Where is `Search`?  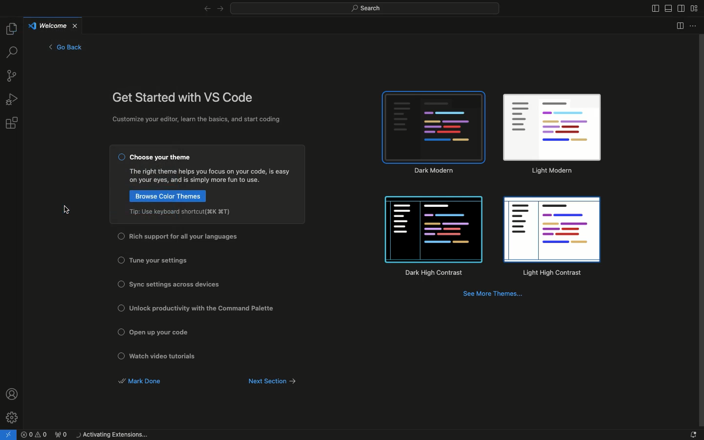 Search is located at coordinates (12, 53).